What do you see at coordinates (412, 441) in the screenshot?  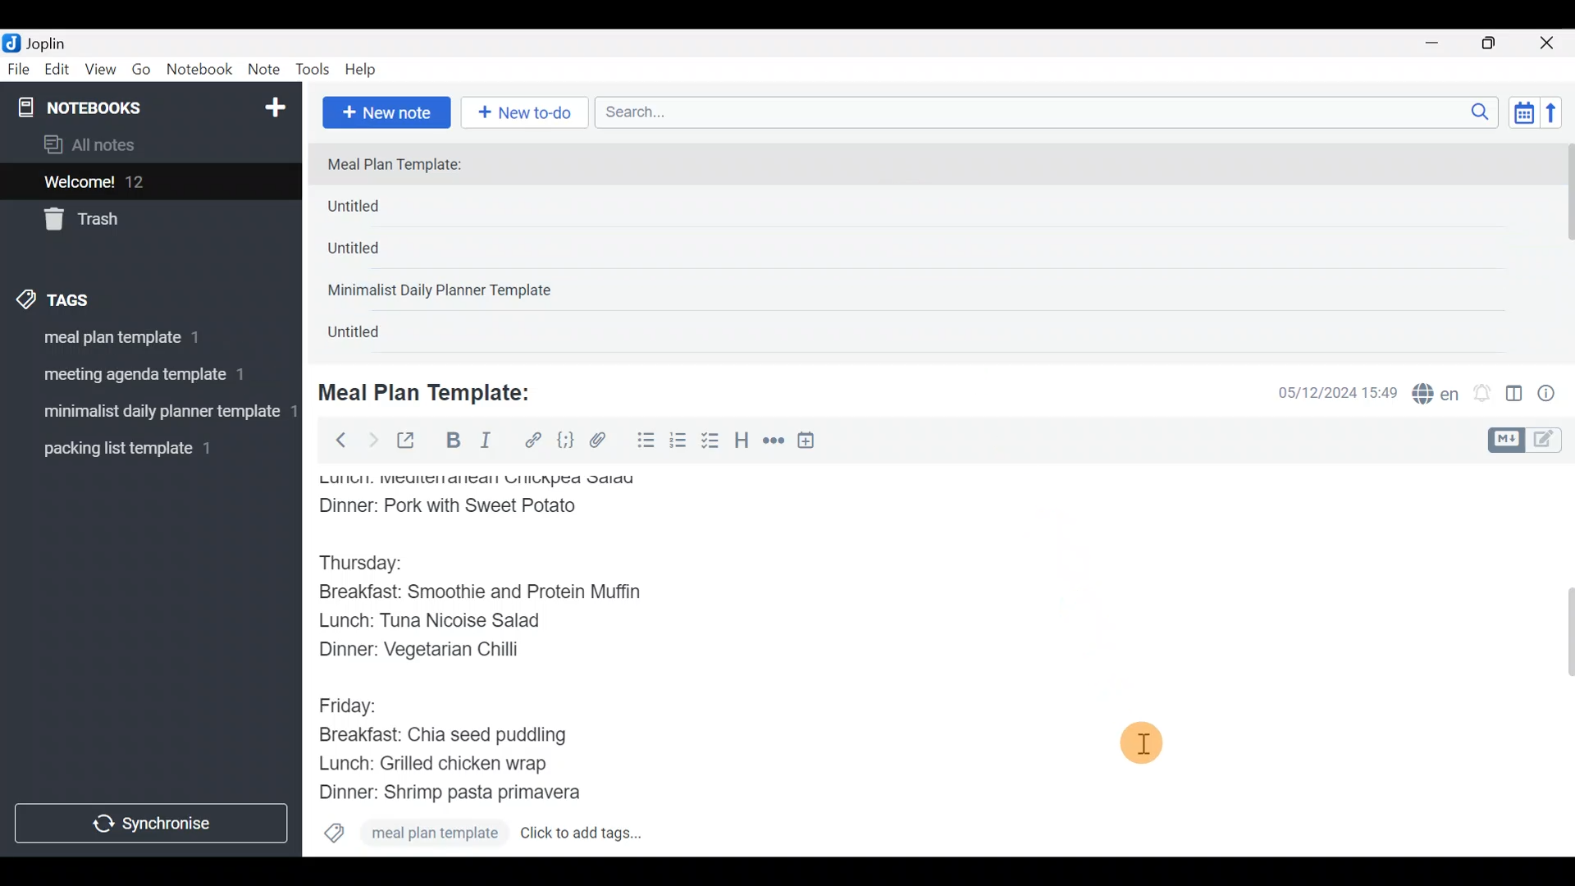 I see `Toggle external editing` at bounding box center [412, 441].